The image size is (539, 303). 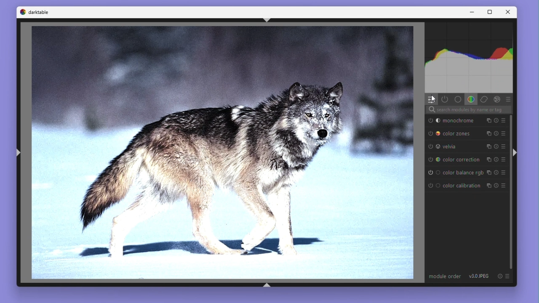 What do you see at coordinates (496, 146) in the screenshot?
I see `reset` at bounding box center [496, 146].